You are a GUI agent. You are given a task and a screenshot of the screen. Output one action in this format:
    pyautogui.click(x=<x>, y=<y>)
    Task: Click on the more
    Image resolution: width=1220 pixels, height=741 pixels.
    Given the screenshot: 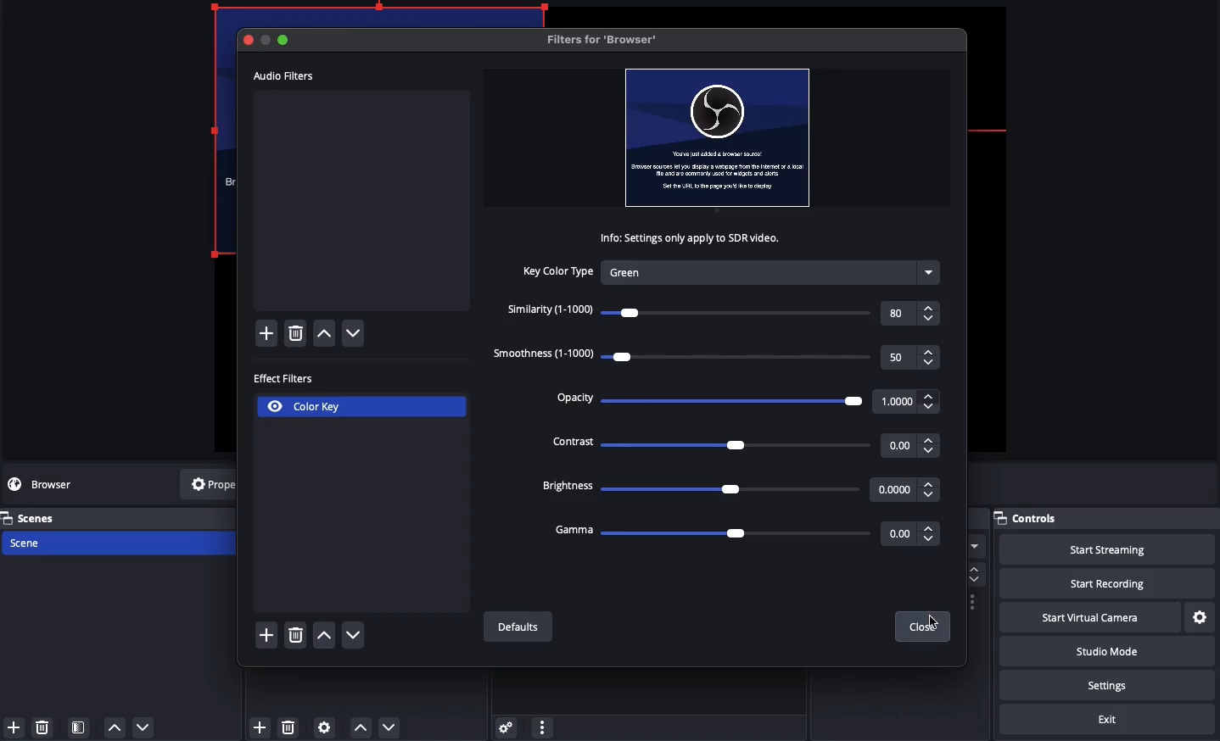 What is the action you would take?
    pyautogui.click(x=543, y=728)
    